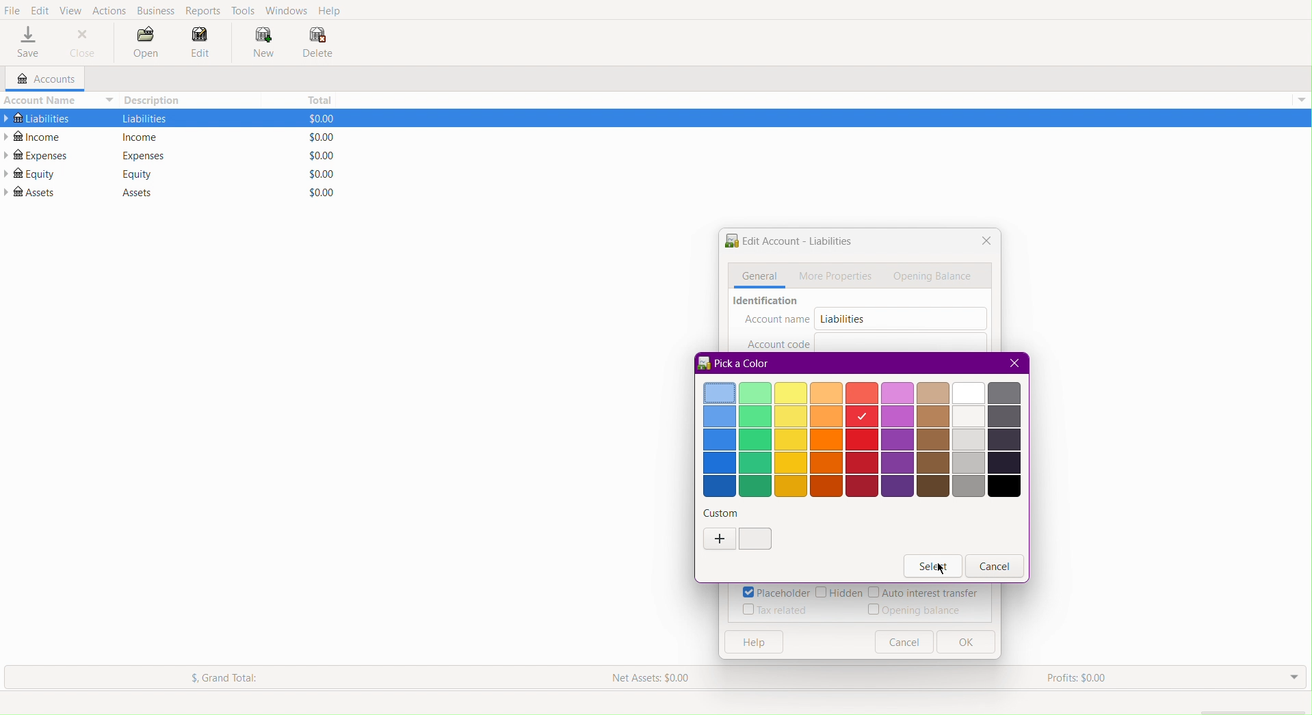 This screenshot has height=715, width=1312. Describe the element at coordinates (983, 242) in the screenshot. I see `Close` at that location.